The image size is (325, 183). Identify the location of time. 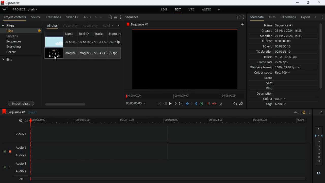
(137, 104).